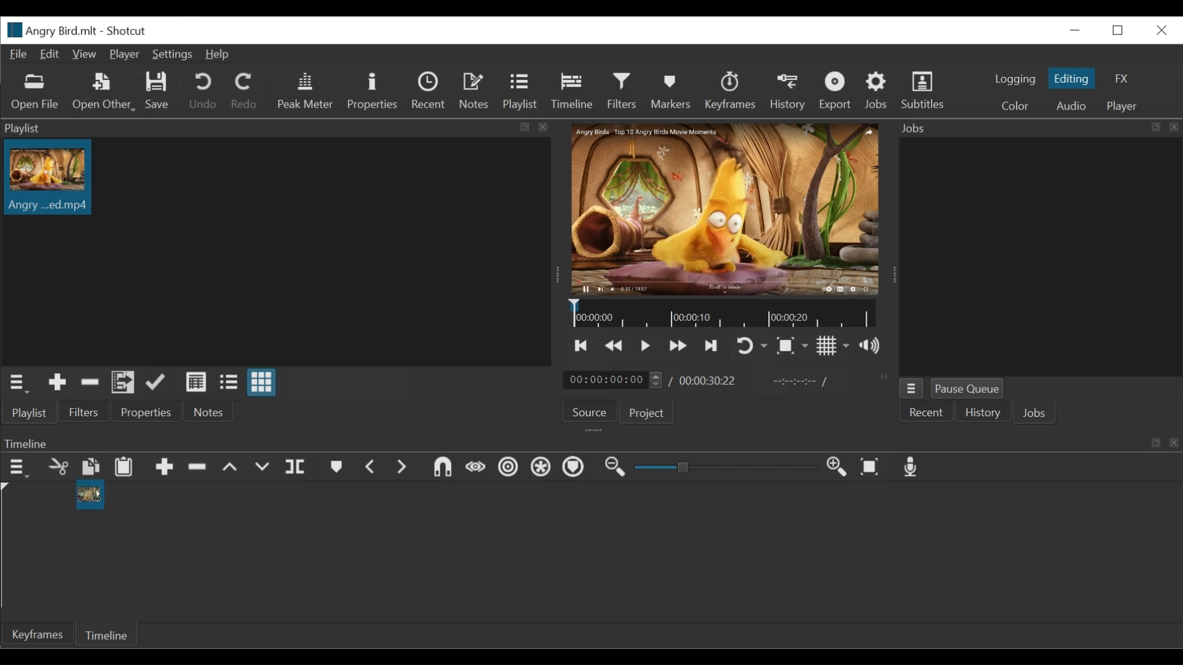  I want to click on Record audio, so click(912, 467).